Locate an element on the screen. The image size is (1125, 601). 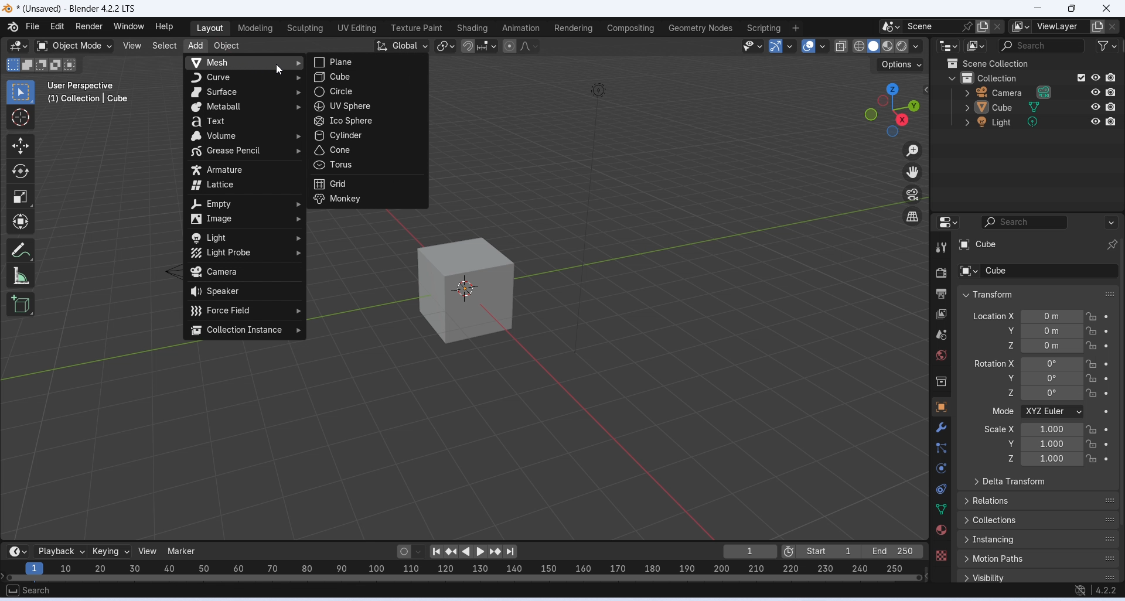
animate property is located at coordinates (1106, 429).